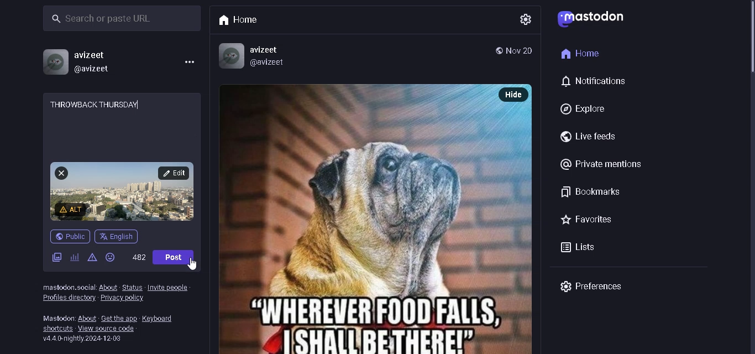  Describe the element at coordinates (70, 237) in the screenshot. I see `public` at that location.